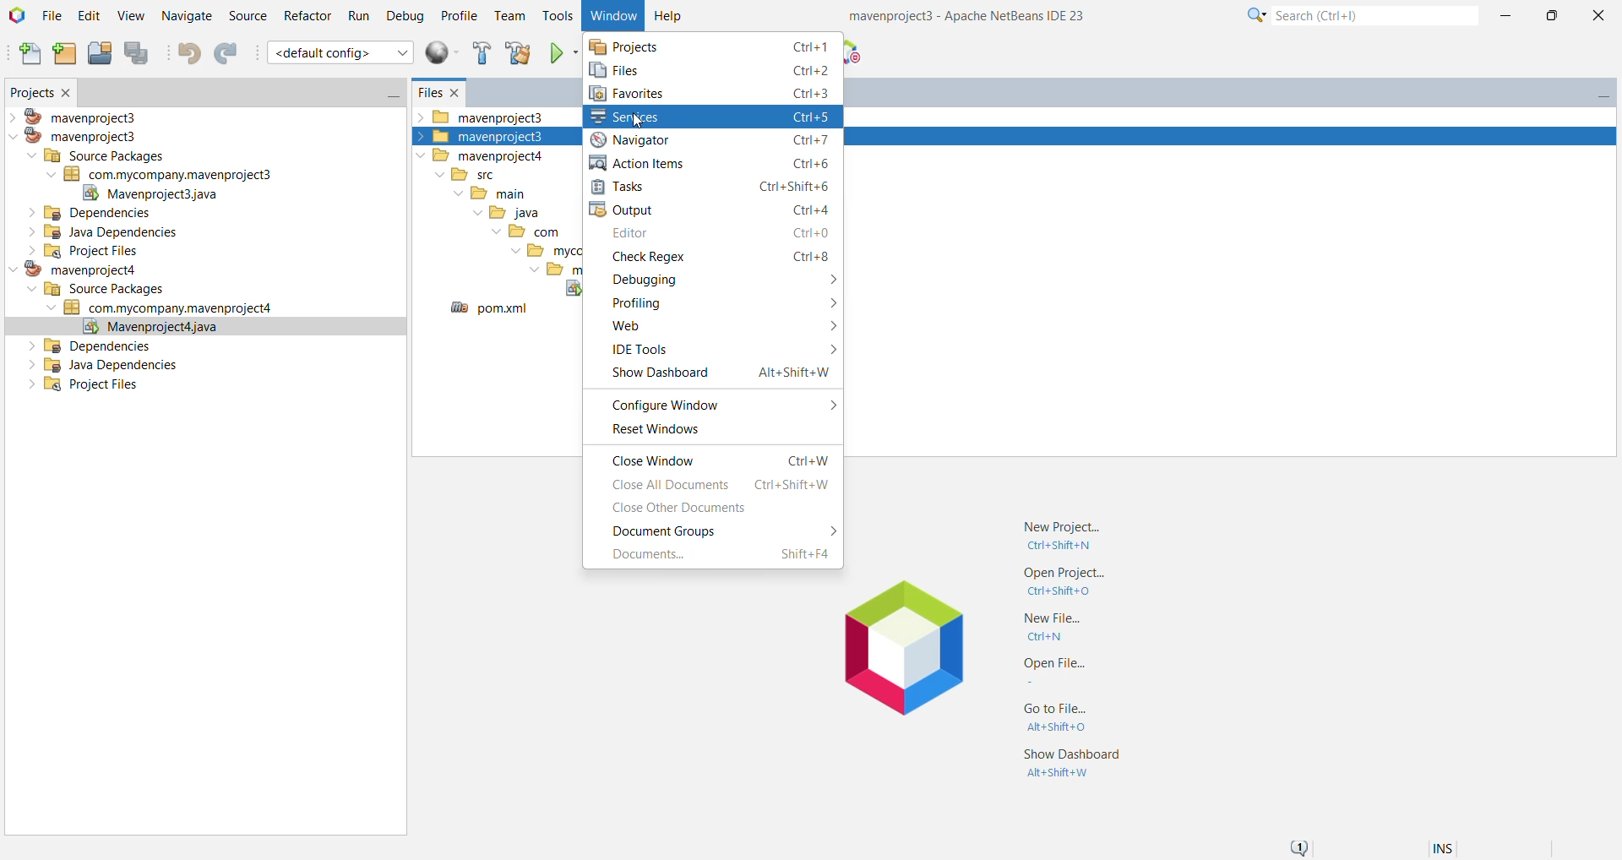 Image resolution: width=1622 pixels, height=860 pixels. What do you see at coordinates (721, 556) in the screenshot?
I see `Documents` at bounding box center [721, 556].